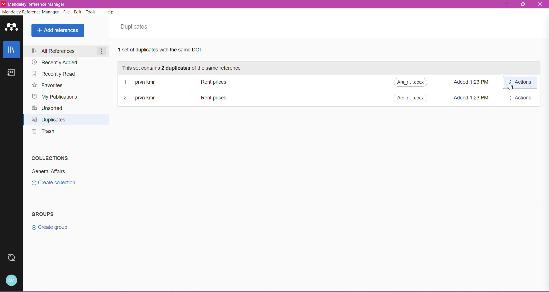  What do you see at coordinates (524, 4) in the screenshot?
I see `Restore Down` at bounding box center [524, 4].